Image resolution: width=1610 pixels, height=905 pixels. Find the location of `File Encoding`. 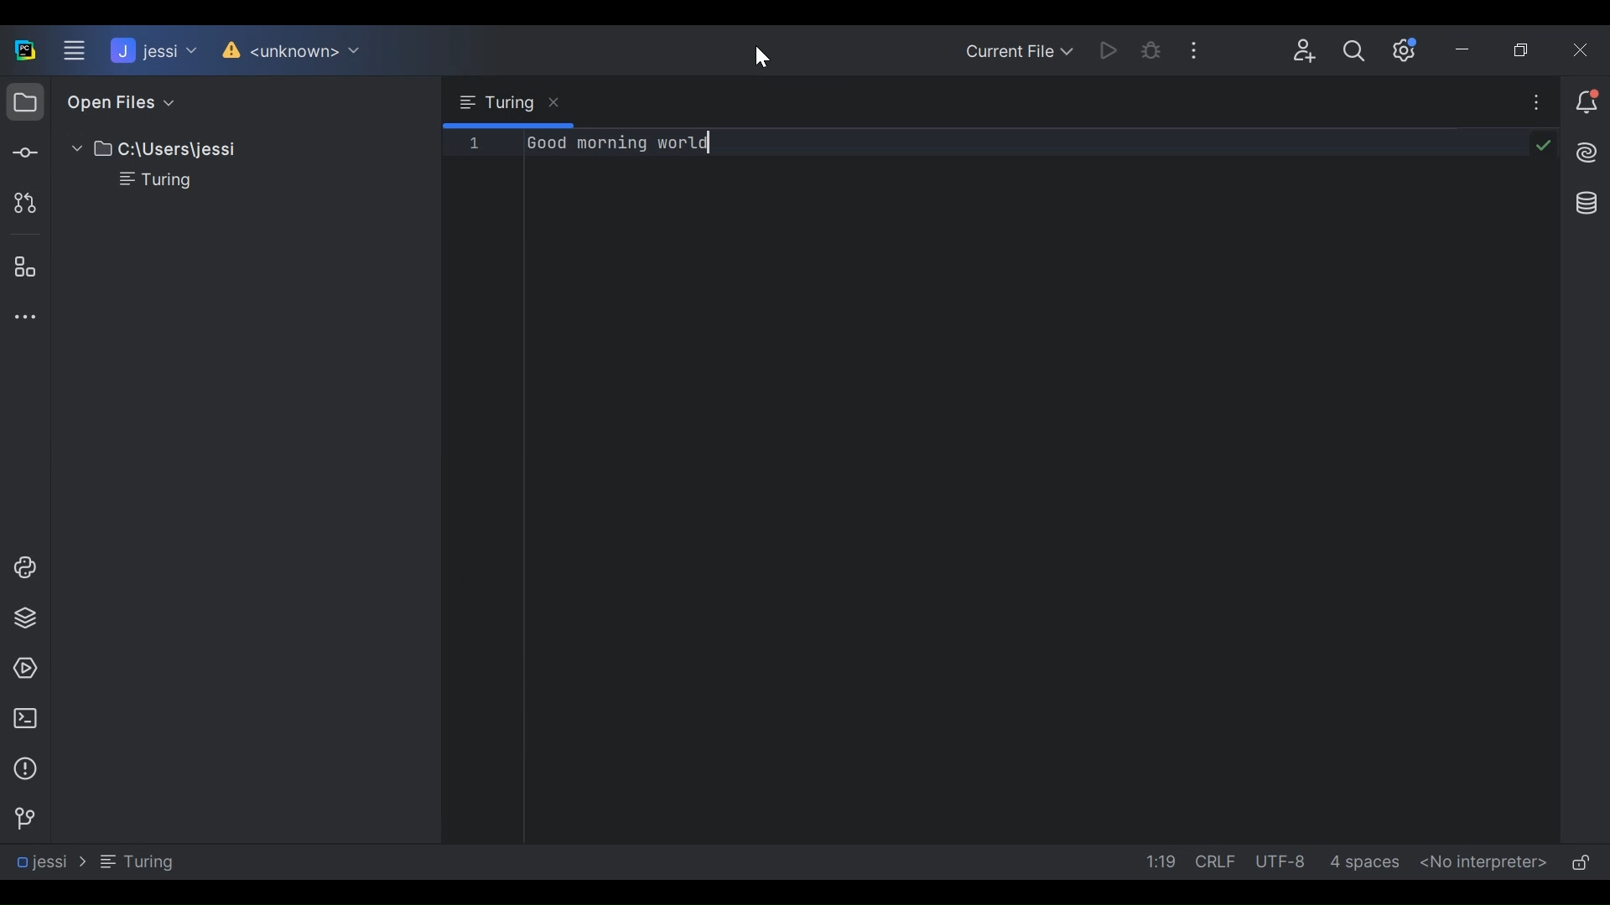

File Encoding is located at coordinates (1284, 861).